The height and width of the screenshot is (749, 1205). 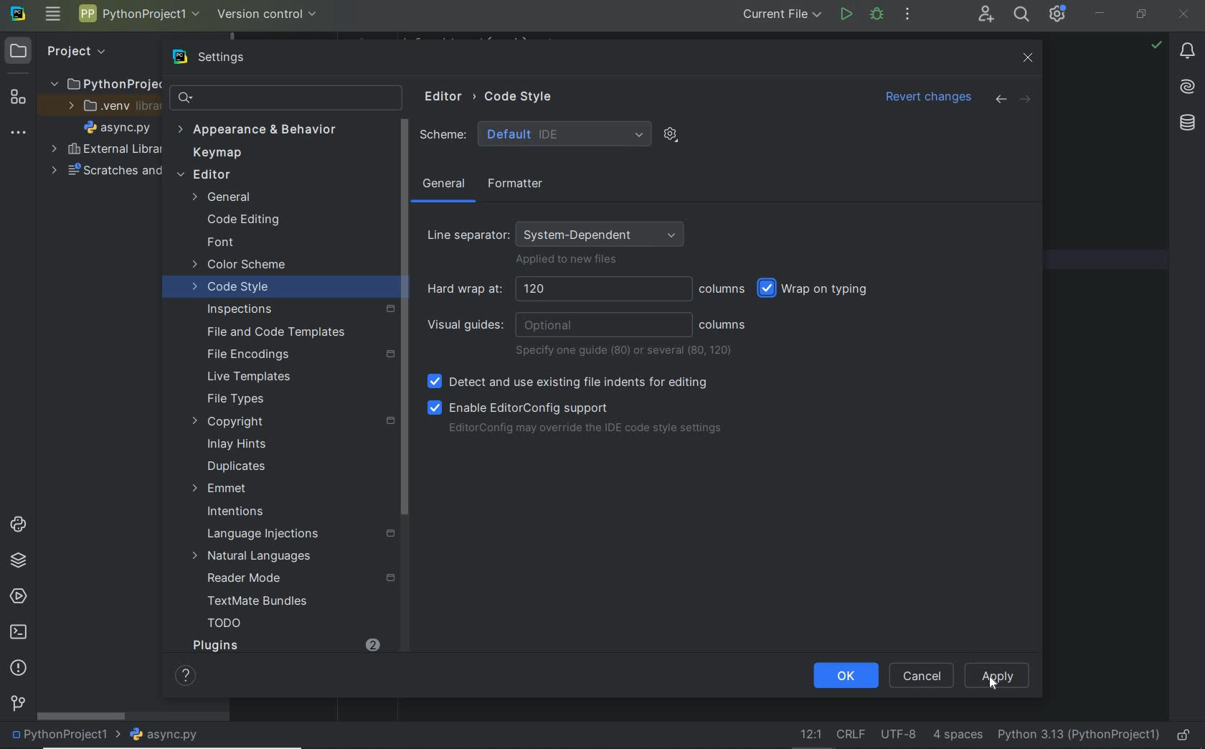 I want to click on Language Injections, so click(x=303, y=534).